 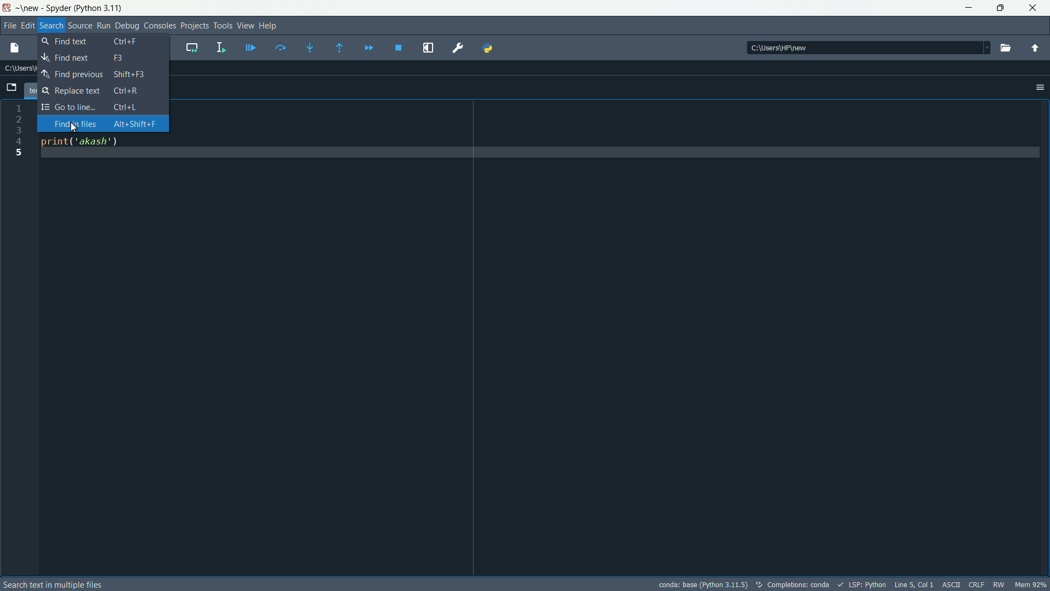 I want to click on maximize current pain, so click(x=427, y=47).